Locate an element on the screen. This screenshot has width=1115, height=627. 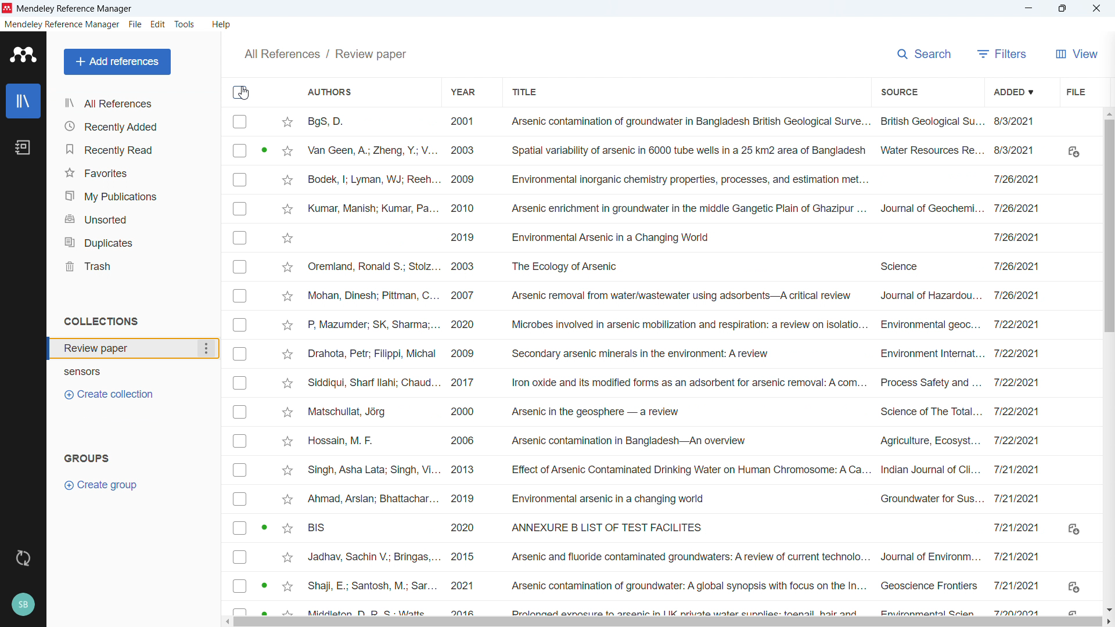
Adeel, Mister; Xu, Yubo; R... 2022 Improvement of phenol separation and biodegradation from saline wastewate... Bioresource Technol... 10/21/2024 is located at coordinates (675, 528).